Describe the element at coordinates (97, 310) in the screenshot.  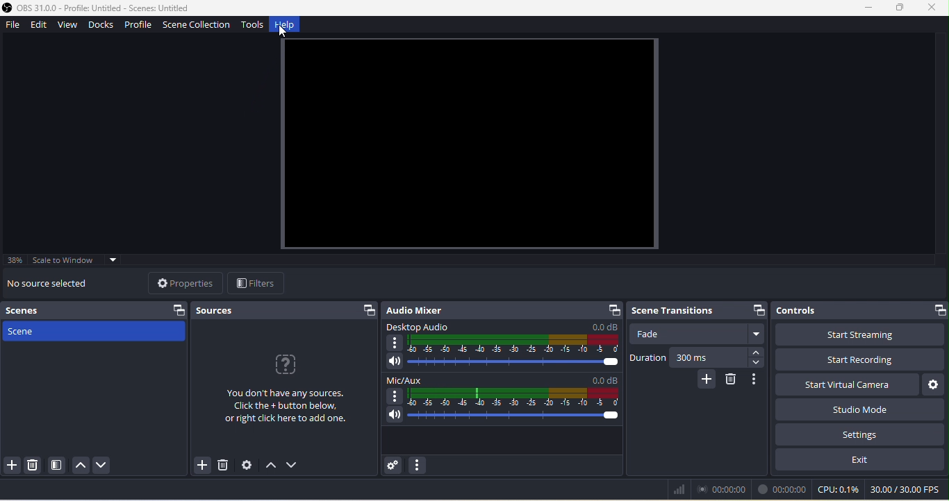
I see `scenes` at that location.